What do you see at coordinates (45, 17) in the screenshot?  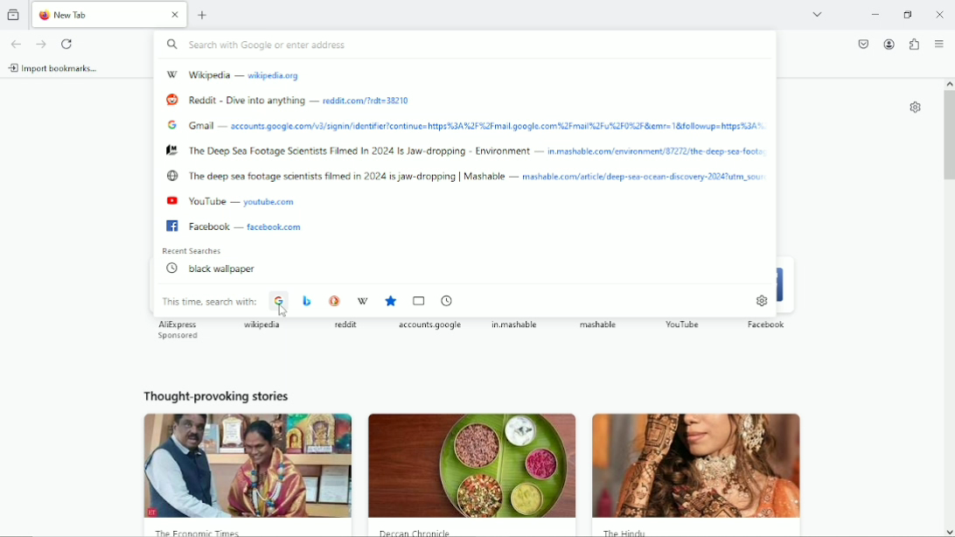 I see `fire fox logo` at bounding box center [45, 17].